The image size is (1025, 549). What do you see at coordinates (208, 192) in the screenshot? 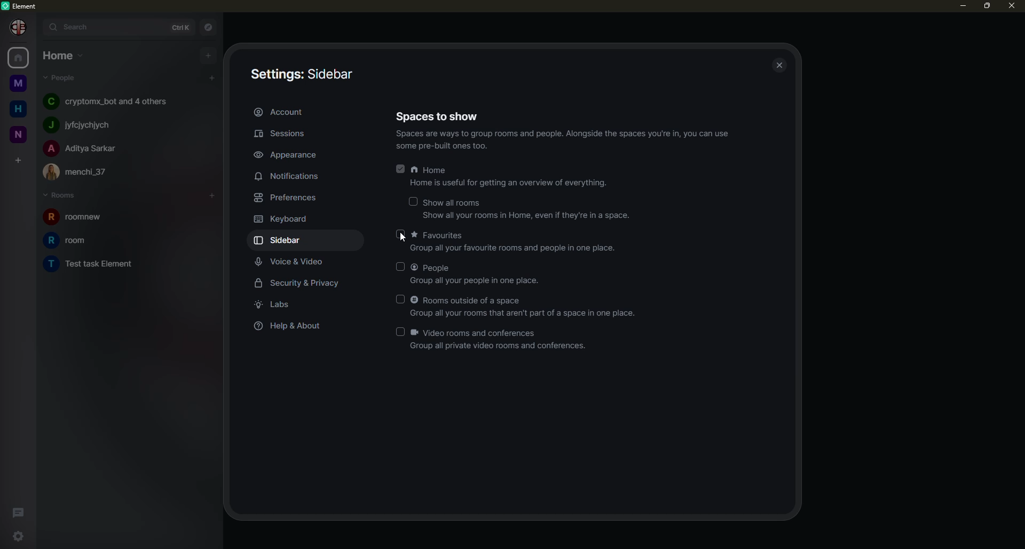
I see `add` at bounding box center [208, 192].